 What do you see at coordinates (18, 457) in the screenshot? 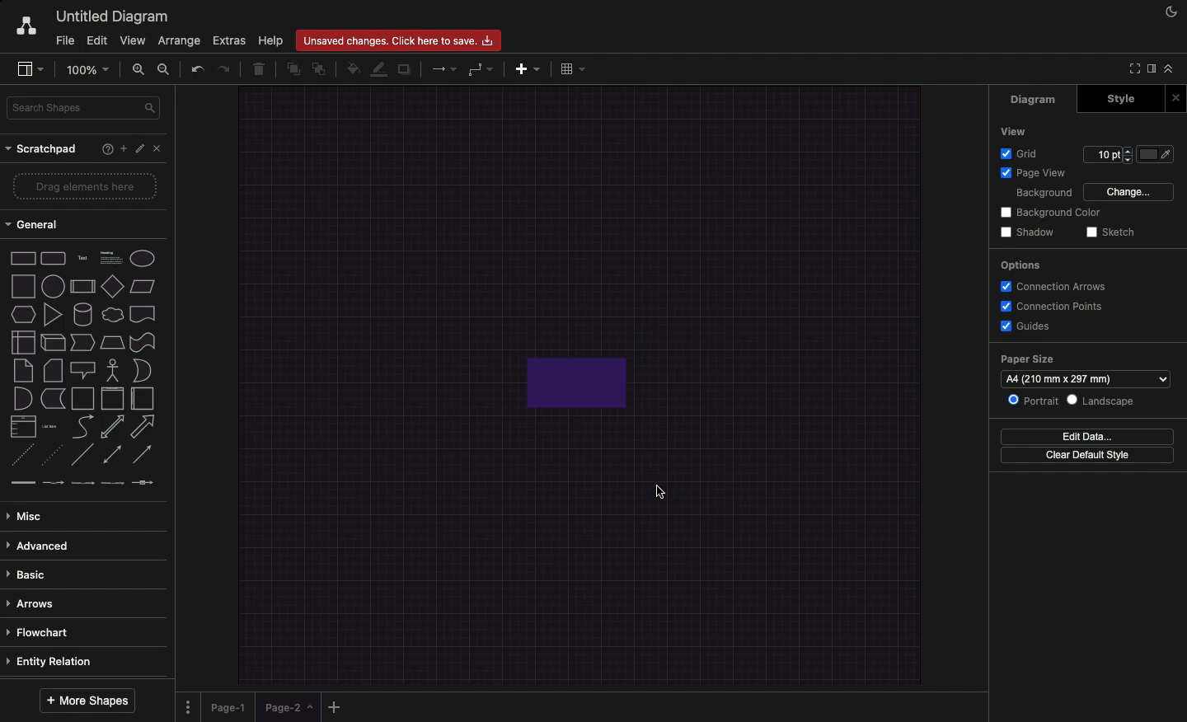
I see `dashed line` at bounding box center [18, 457].